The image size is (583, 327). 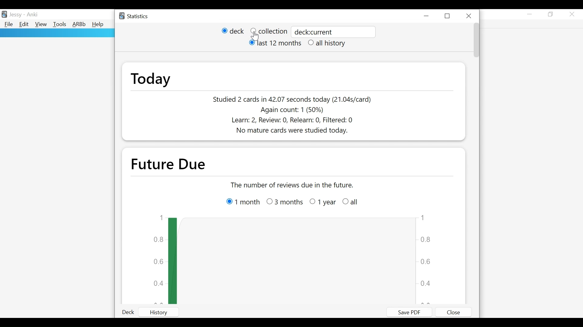 What do you see at coordinates (572, 14) in the screenshot?
I see `Close` at bounding box center [572, 14].